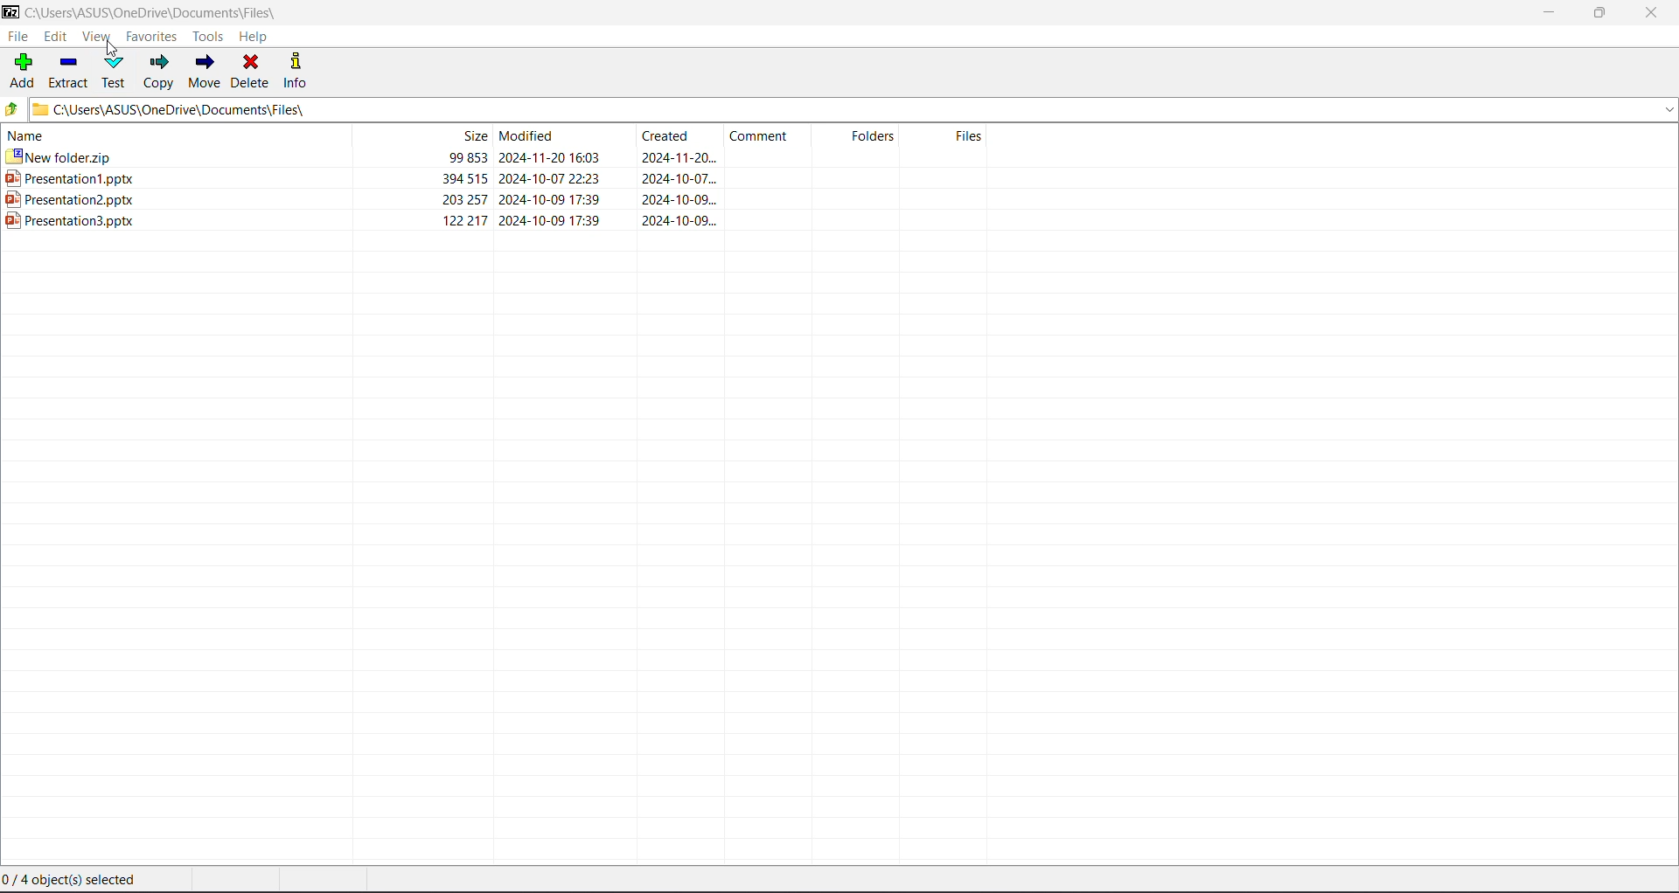 The image size is (1679, 893). Describe the element at coordinates (205, 72) in the screenshot. I see `Move` at that location.